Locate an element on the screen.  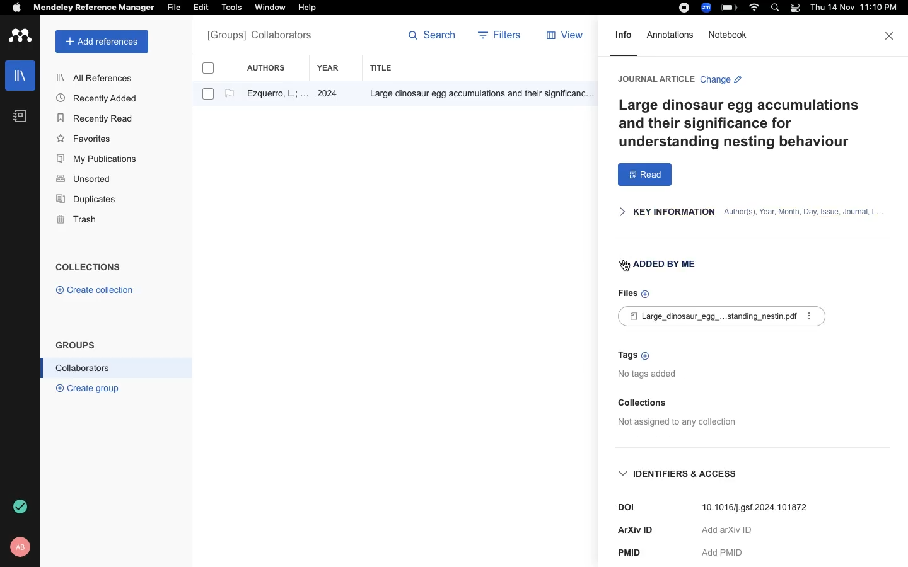
no tags added is located at coordinates (653, 376).